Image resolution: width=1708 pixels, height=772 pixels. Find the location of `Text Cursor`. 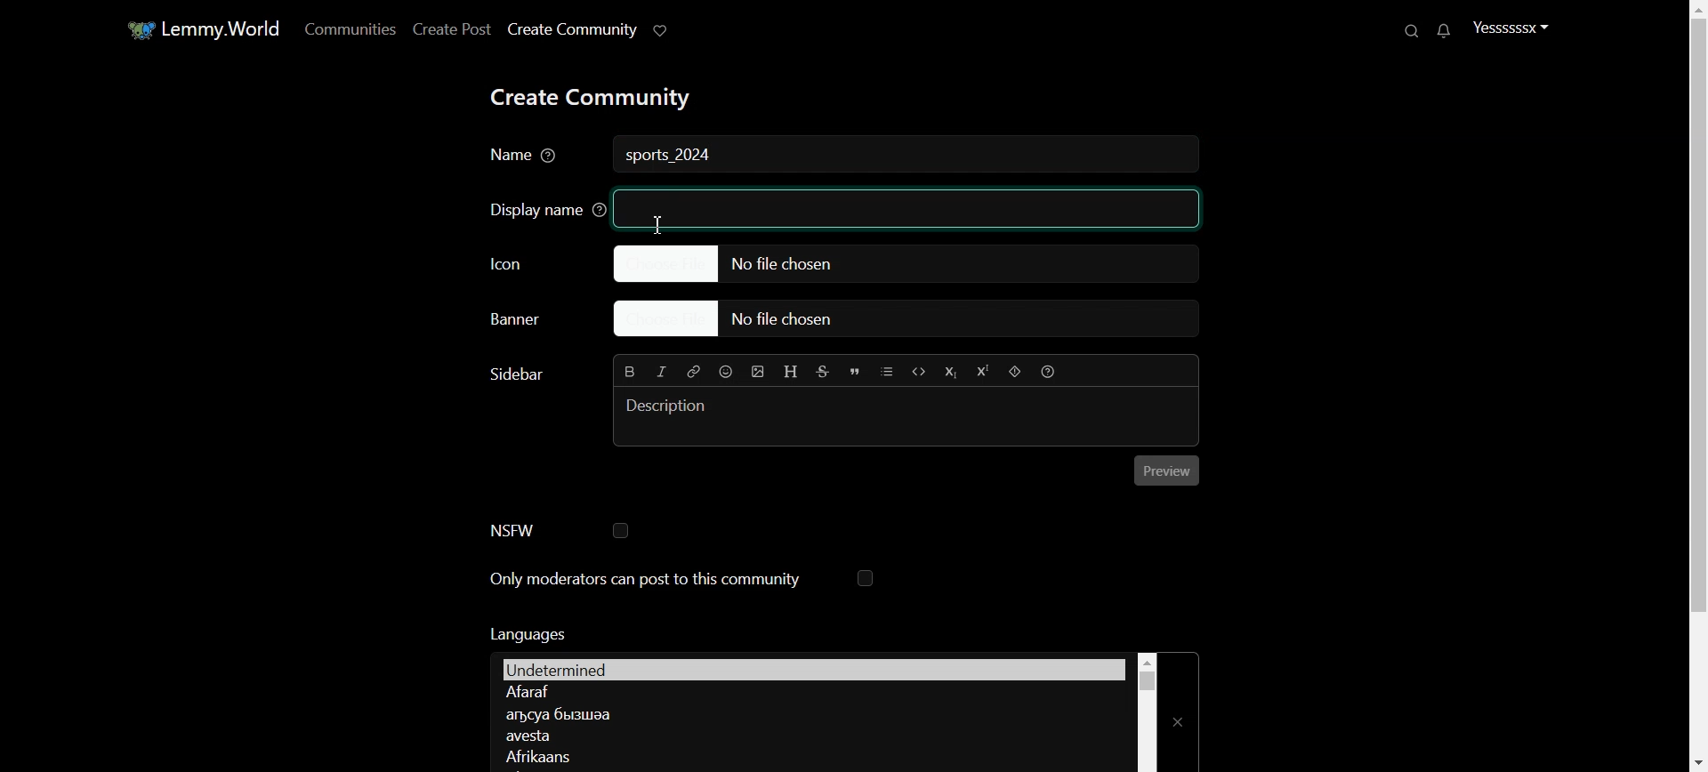

Text Cursor is located at coordinates (659, 227).